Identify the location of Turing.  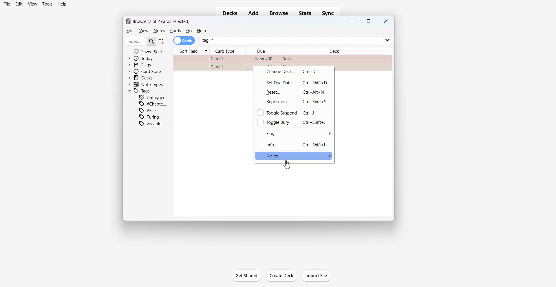
(149, 117).